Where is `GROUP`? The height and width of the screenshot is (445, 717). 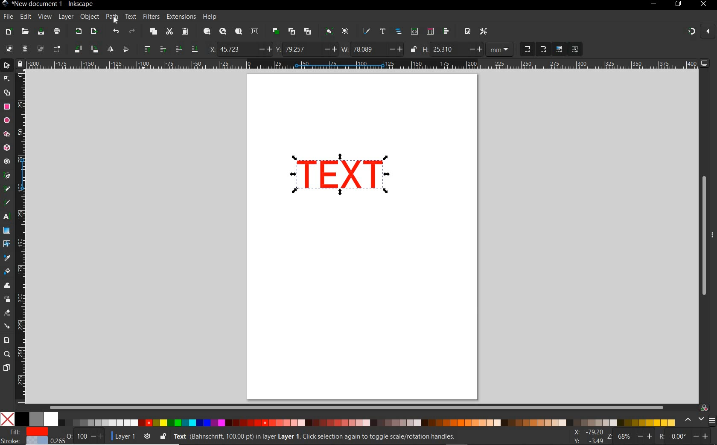 GROUP is located at coordinates (328, 31).